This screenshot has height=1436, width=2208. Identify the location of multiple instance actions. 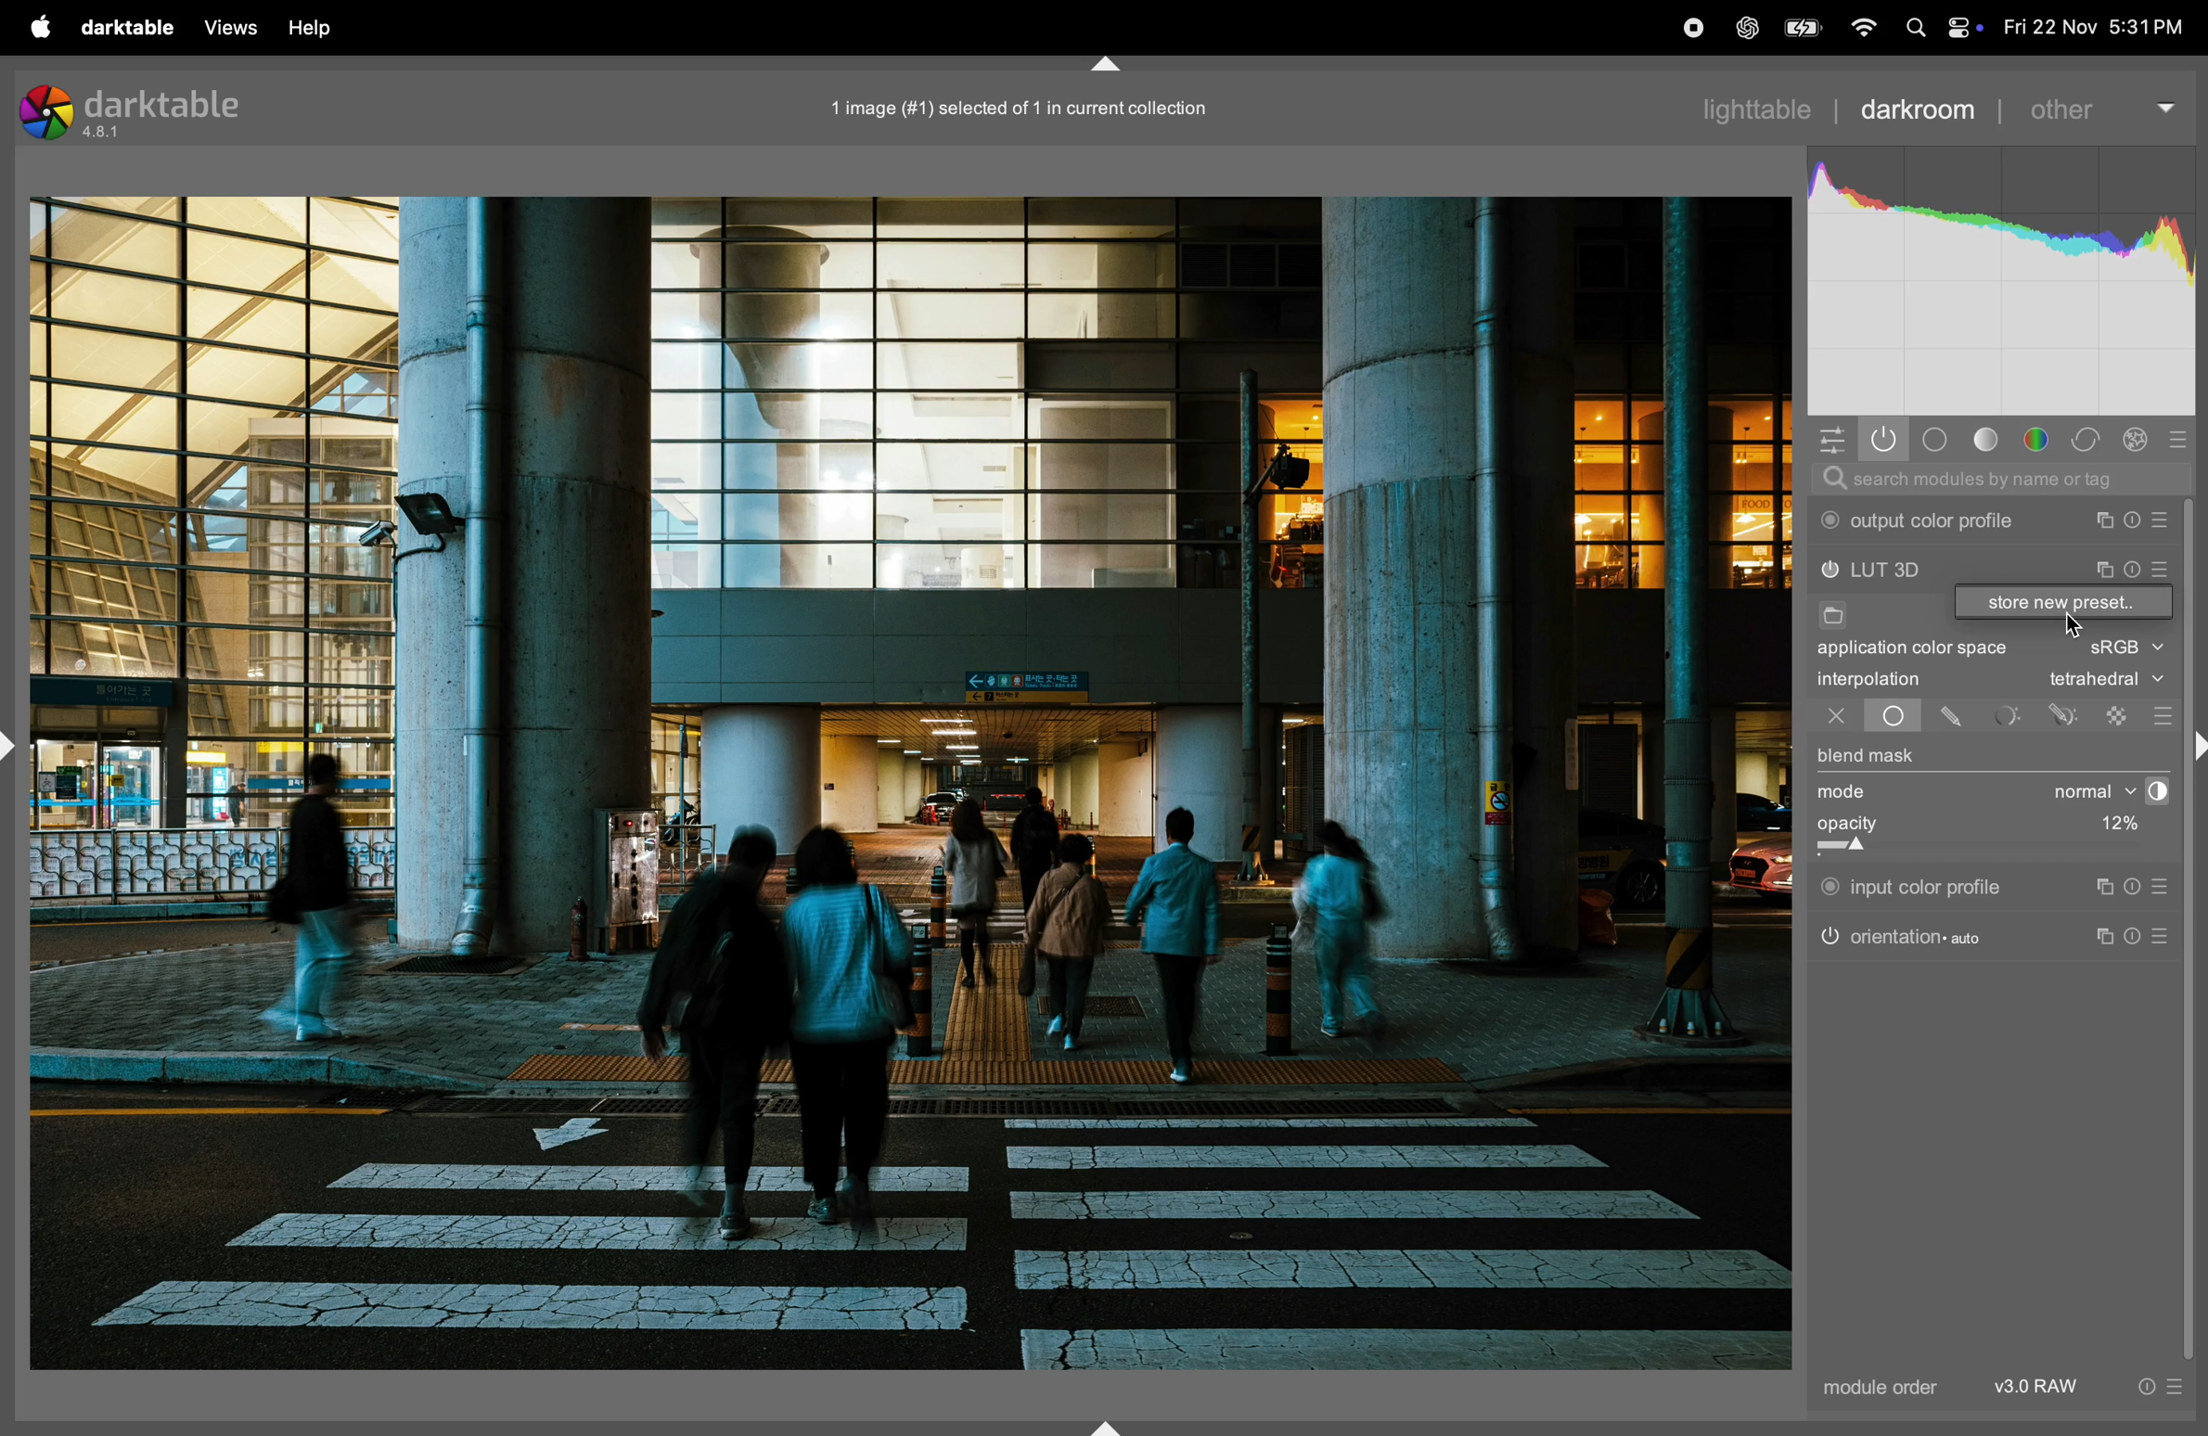
(2105, 520).